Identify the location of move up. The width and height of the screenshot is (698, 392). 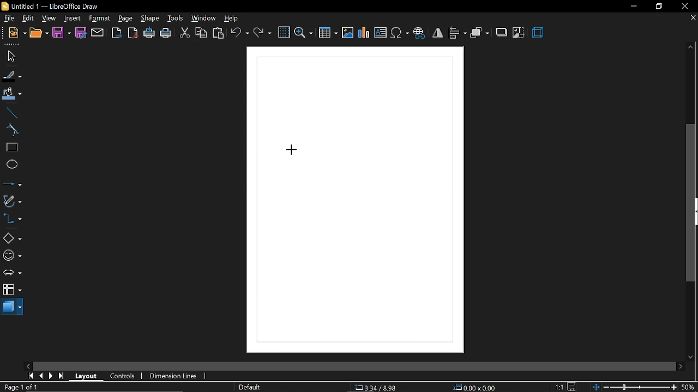
(690, 46).